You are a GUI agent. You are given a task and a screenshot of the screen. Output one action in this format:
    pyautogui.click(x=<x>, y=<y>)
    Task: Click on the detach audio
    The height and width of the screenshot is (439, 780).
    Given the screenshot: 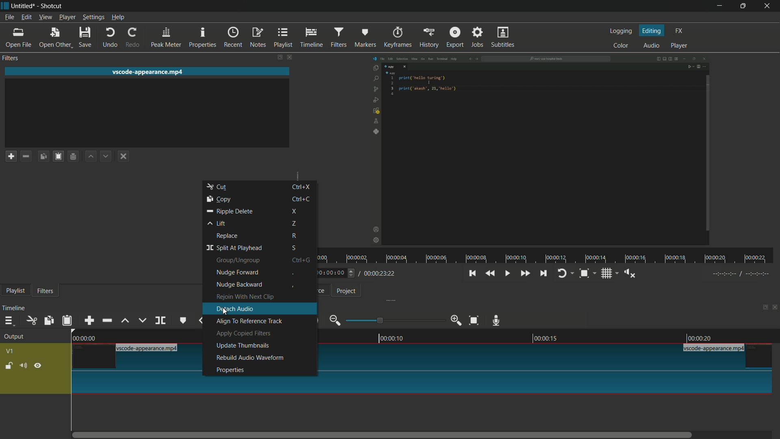 What is the action you would take?
    pyautogui.click(x=234, y=309)
    